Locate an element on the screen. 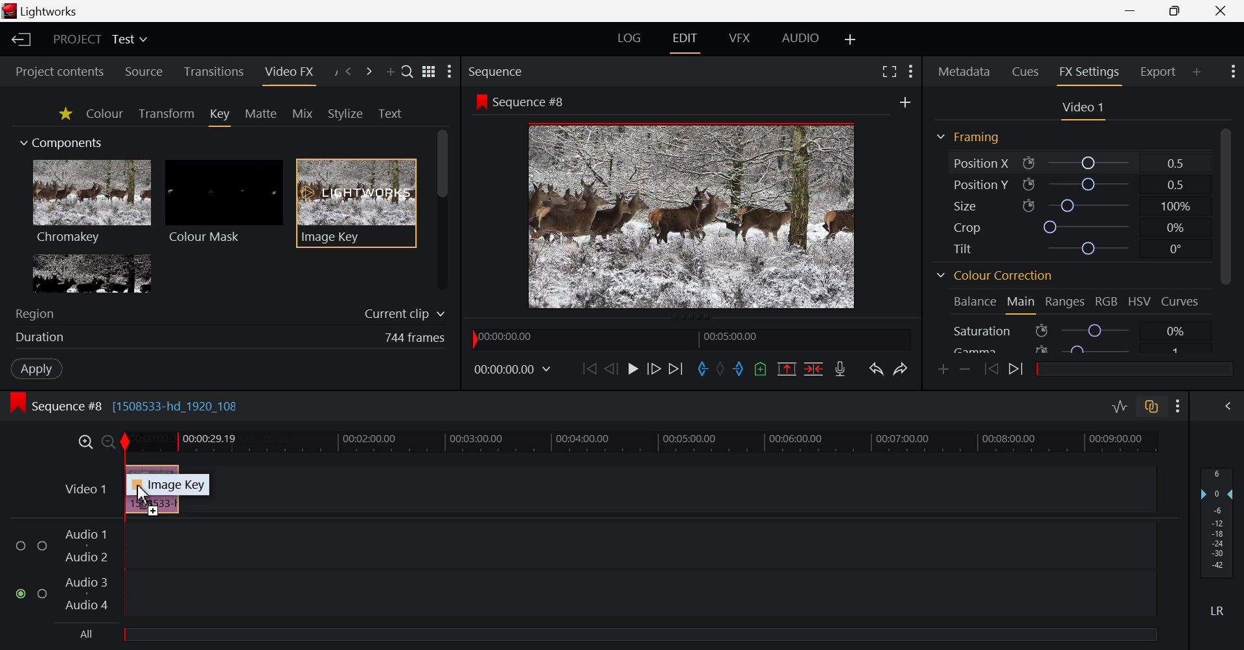 This screenshot has height=650, width=1244. checkbox is located at coordinates (19, 544).